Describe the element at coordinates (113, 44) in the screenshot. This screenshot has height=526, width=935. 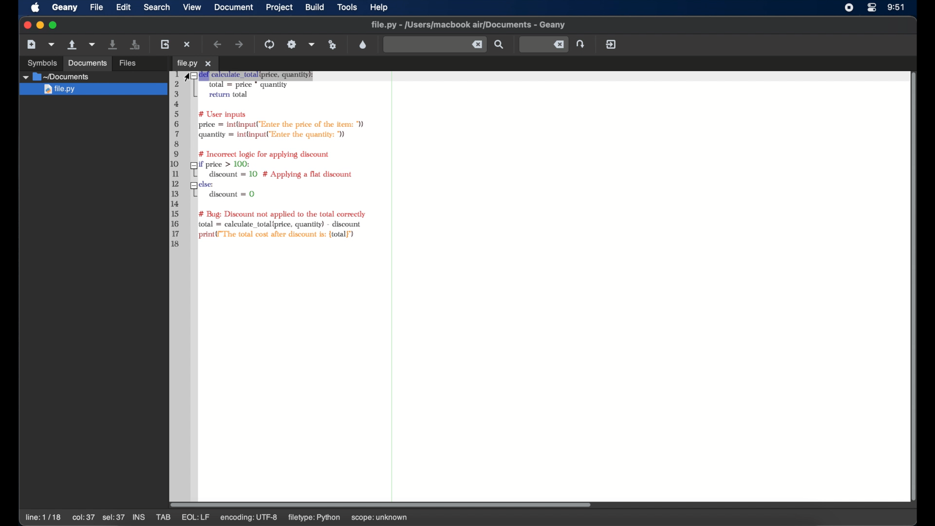
I see `save the current file` at that location.